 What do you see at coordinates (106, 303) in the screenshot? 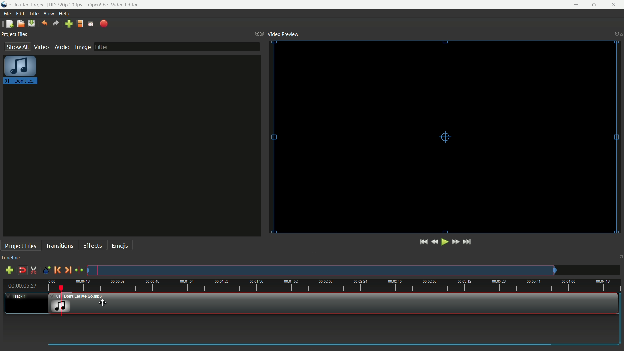
I see `Cursor` at bounding box center [106, 303].